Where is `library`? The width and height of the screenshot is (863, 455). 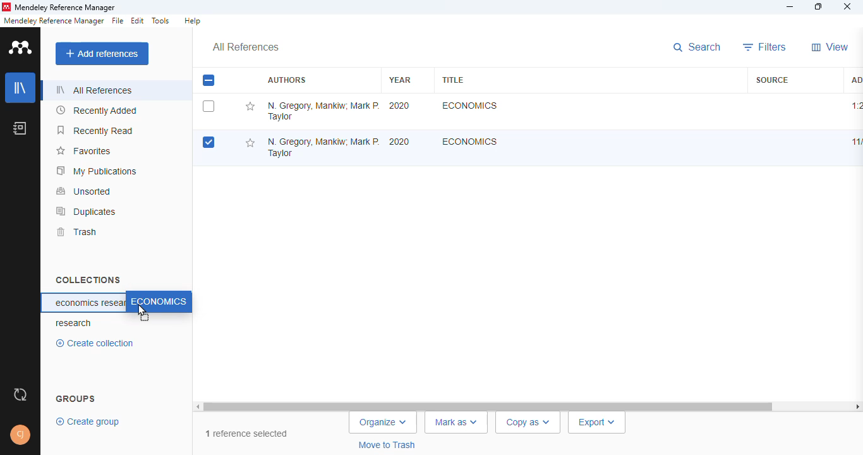 library is located at coordinates (21, 88).